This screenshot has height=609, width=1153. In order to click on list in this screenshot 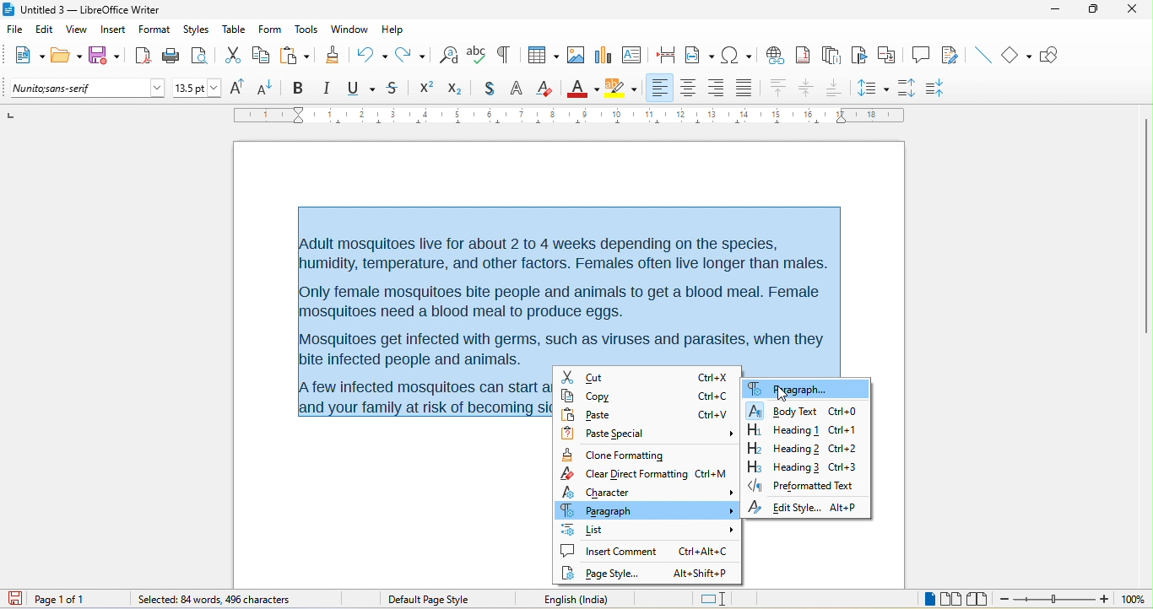, I will do `click(647, 529)`.